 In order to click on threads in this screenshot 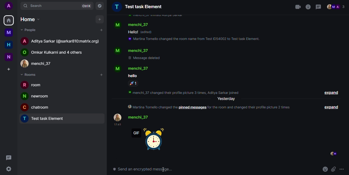, I will do `click(318, 7)`.